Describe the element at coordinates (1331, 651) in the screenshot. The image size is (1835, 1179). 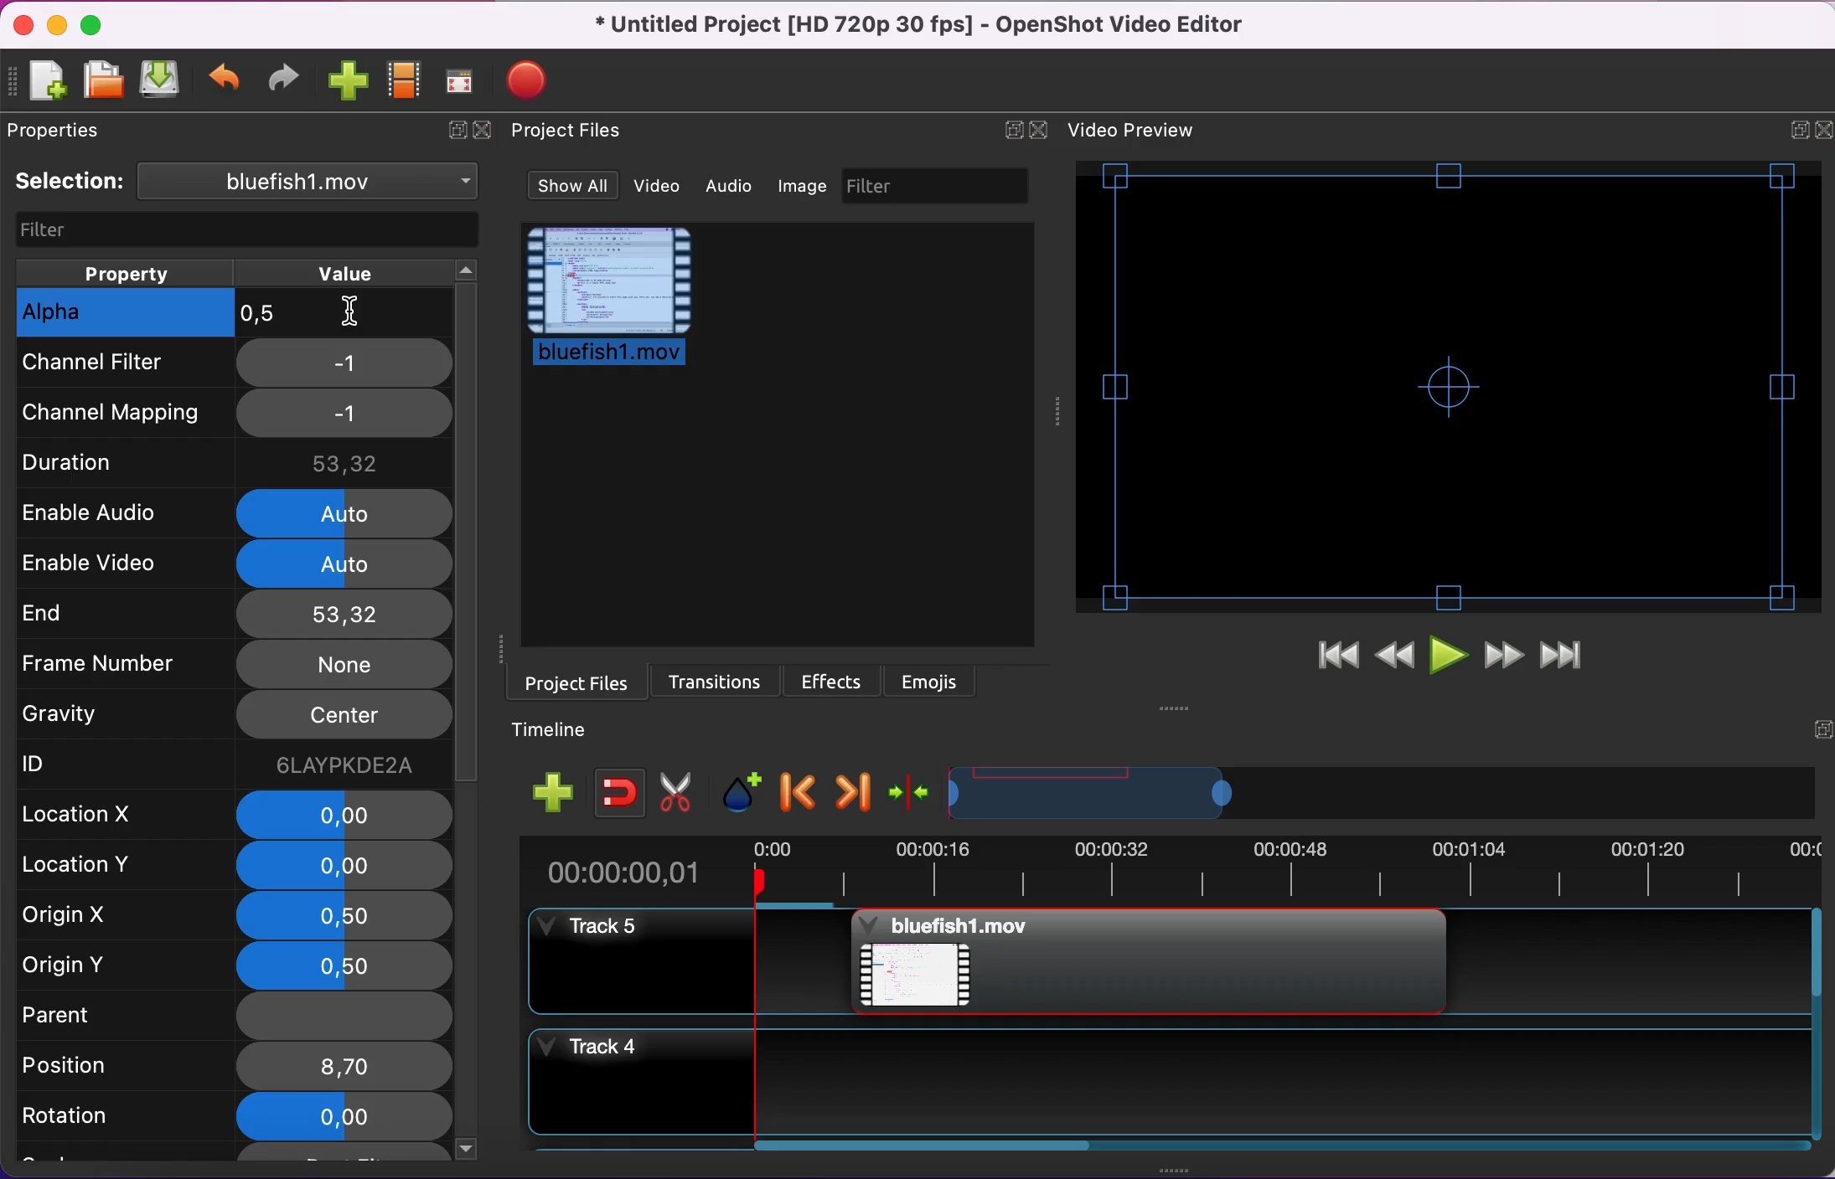
I see `jump to start` at that location.